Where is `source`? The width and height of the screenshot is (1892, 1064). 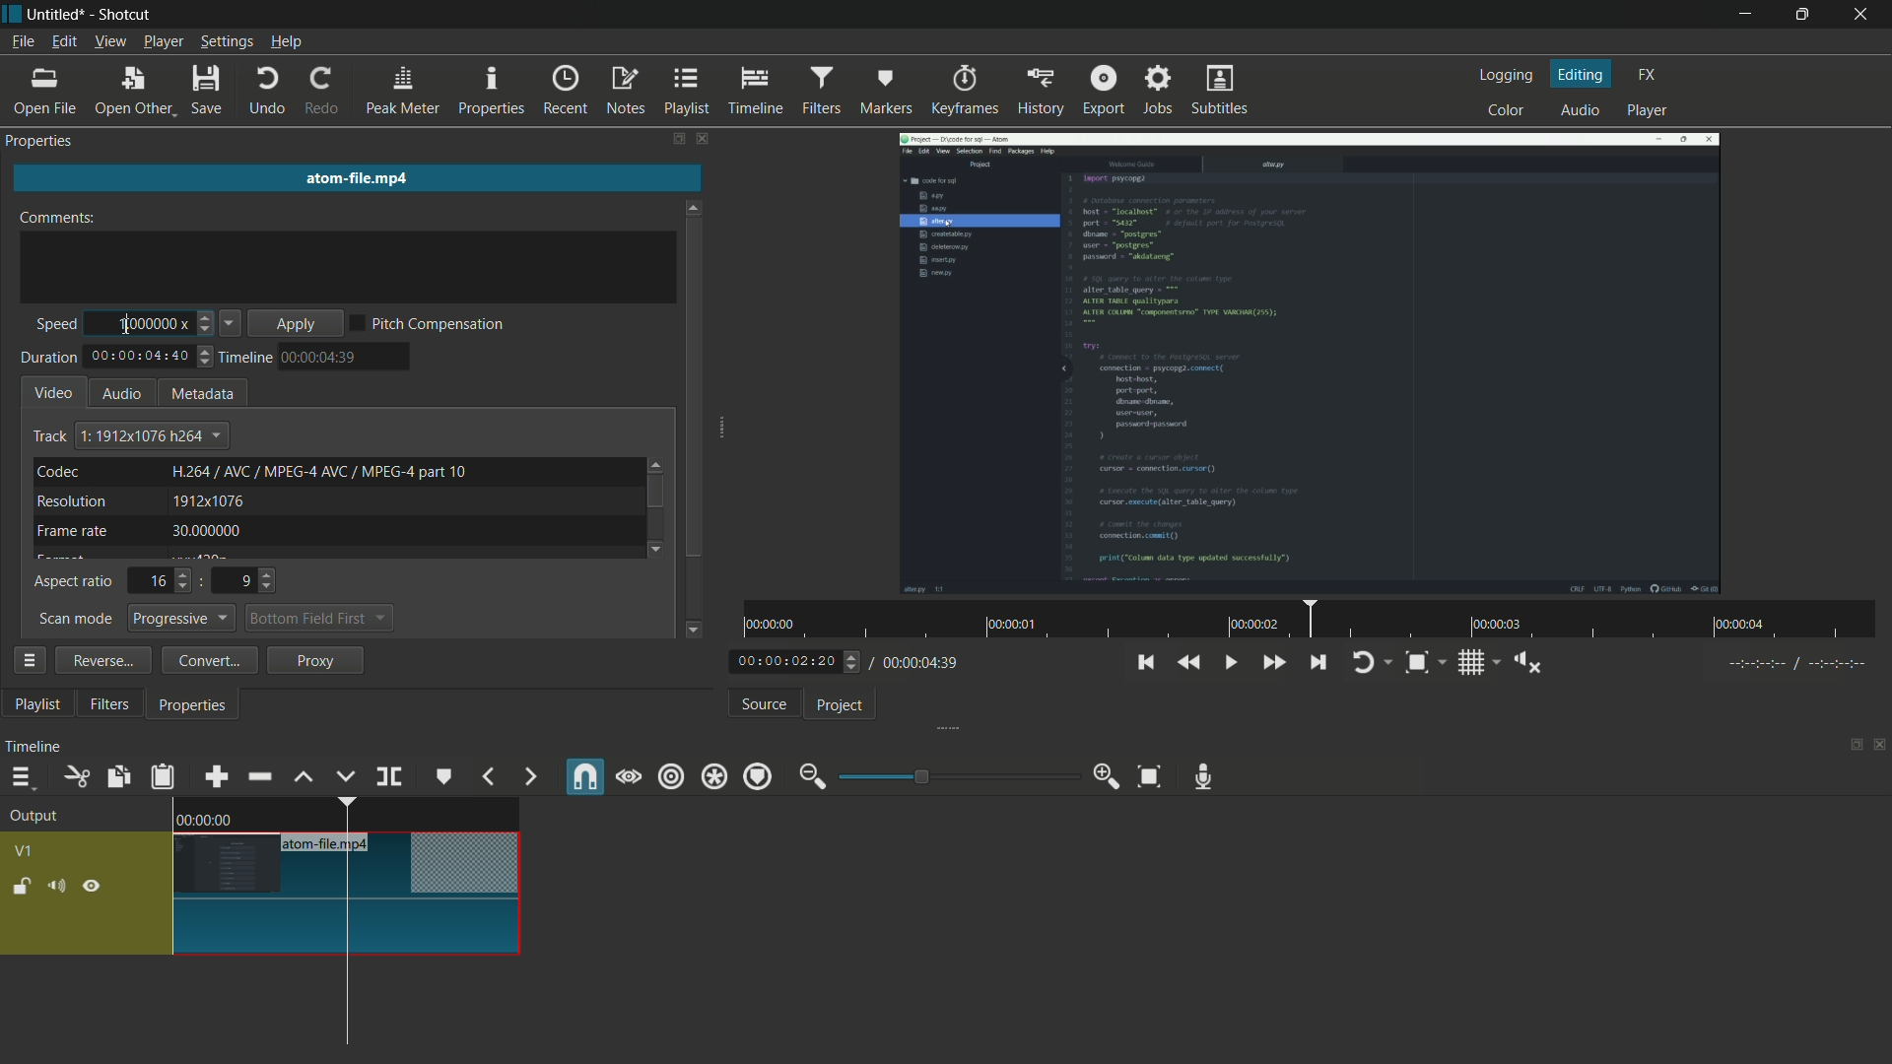
source is located at coordinates (766, 704).